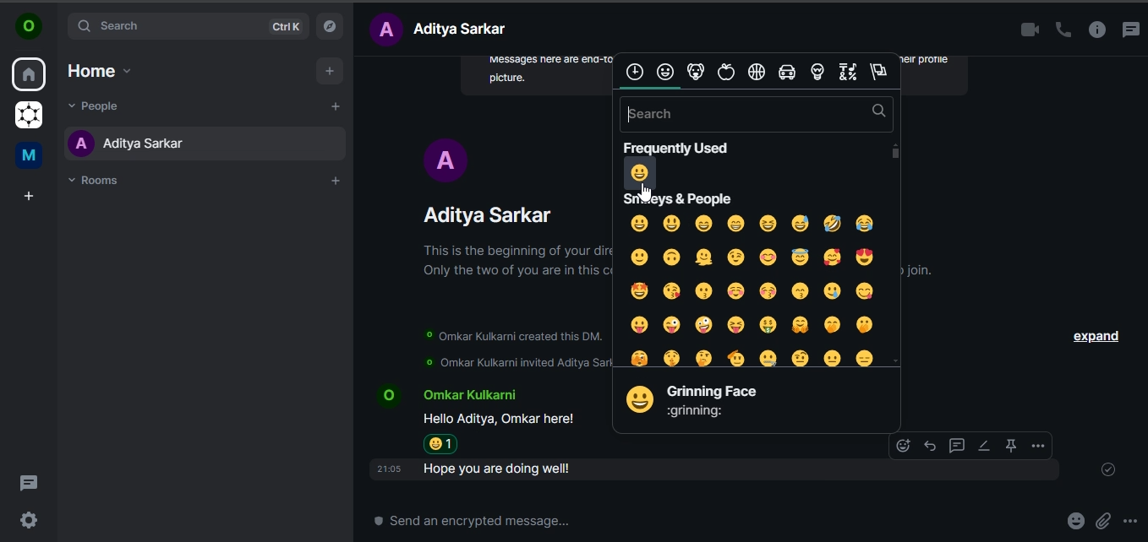 The image size is (1148, 542). Describe the element at coordinates (30, 76) in the screenshot. I see `home` at that location.